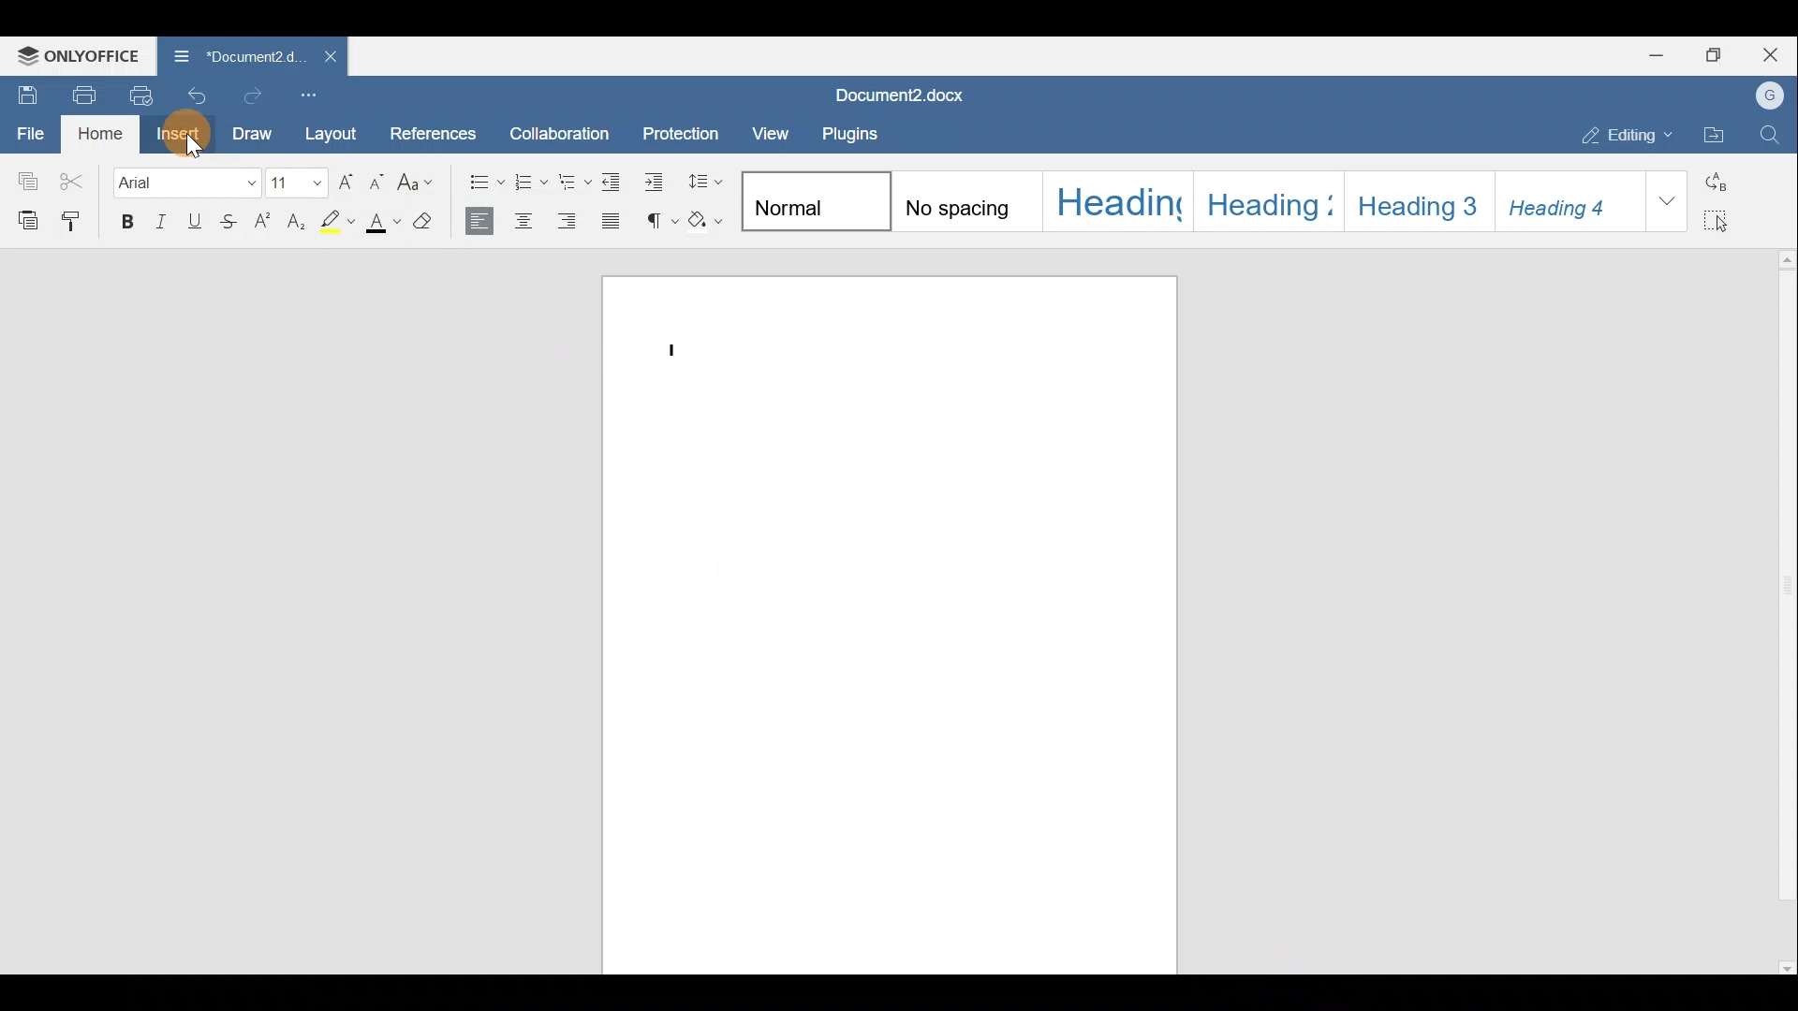  Describe the element at coordinates (23, 178) in the screenshot. I see `Copy` at that location.